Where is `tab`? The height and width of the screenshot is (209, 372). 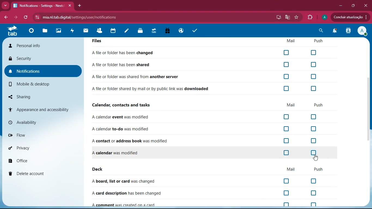
tab is located at coordinates (13, 32).